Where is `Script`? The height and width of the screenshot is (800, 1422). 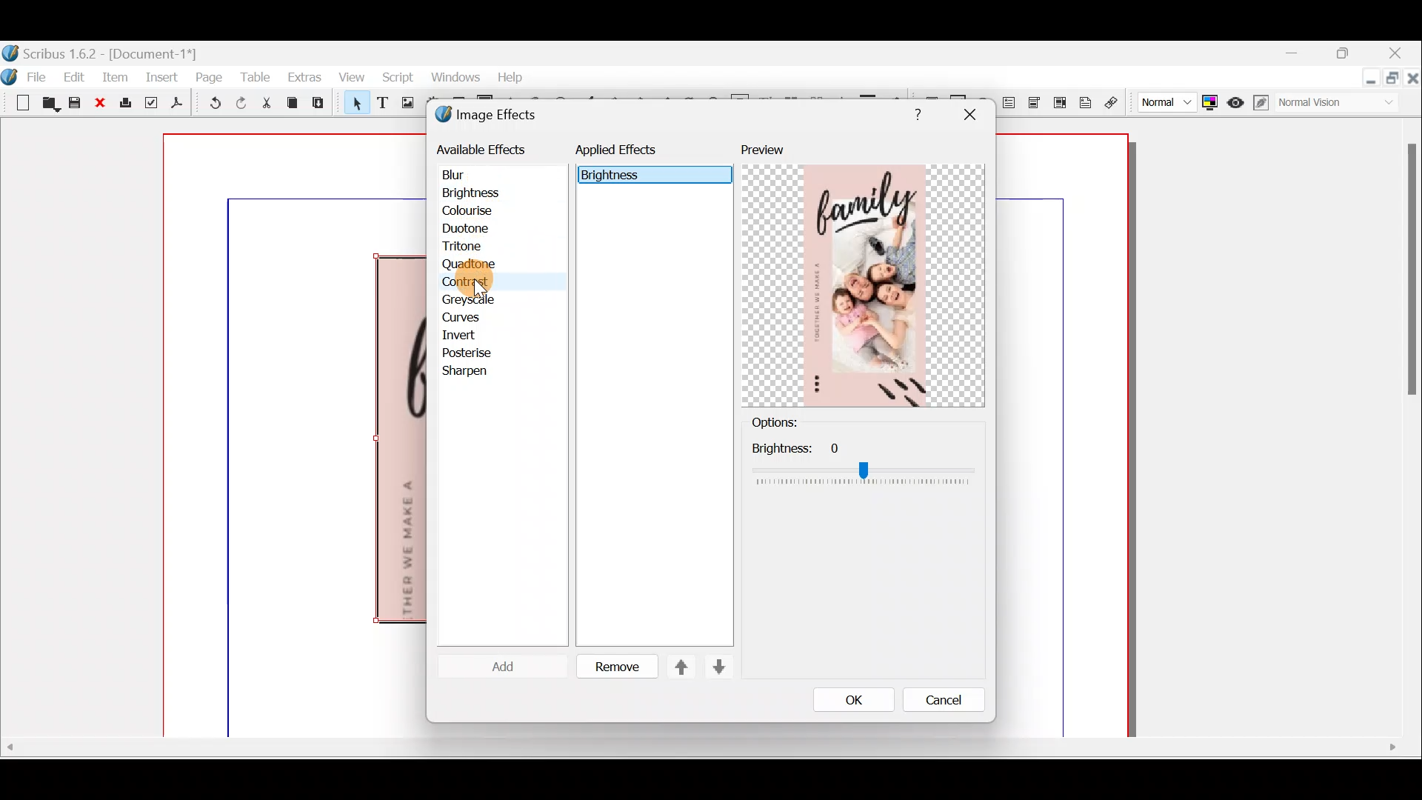 Script is located at coordinates (397, 79).